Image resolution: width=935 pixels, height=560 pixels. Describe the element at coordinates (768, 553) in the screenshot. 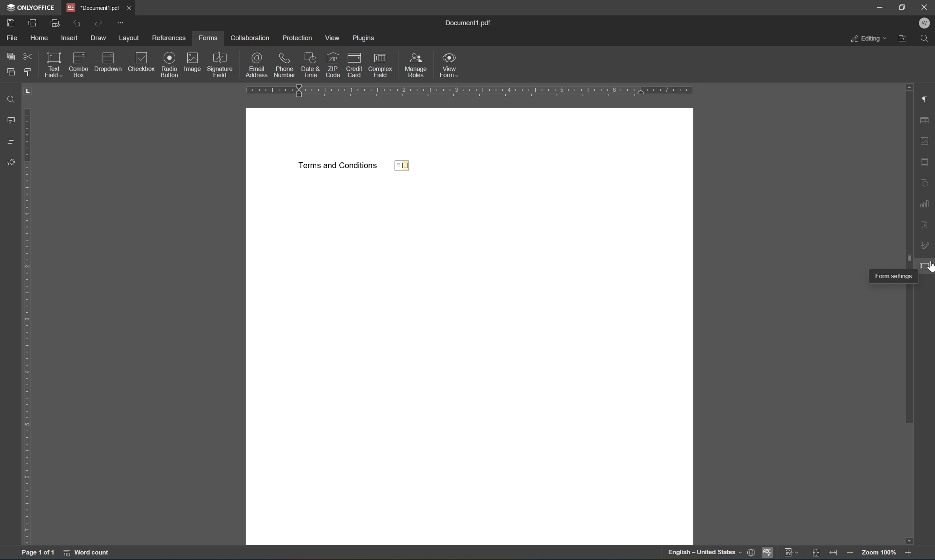

I see `spell checking` at that location.